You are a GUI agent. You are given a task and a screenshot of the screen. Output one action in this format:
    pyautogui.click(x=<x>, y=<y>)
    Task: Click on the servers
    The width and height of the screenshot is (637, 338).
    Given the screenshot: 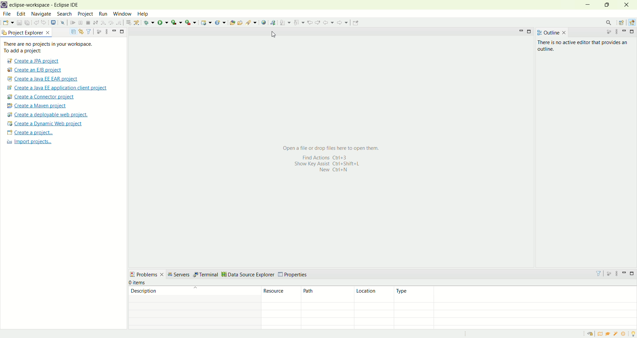 What is the action you would take?
    pyautogui.click(x=178, y=275)
    